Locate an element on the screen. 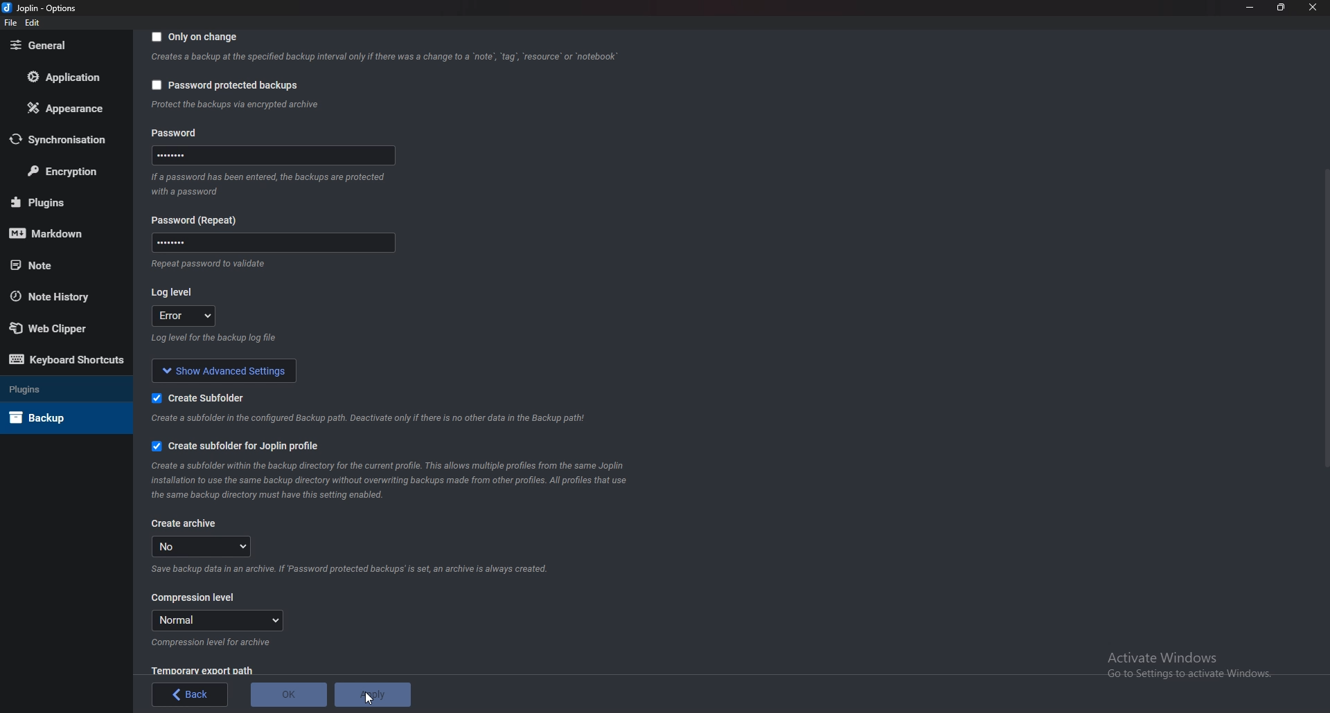 The image size is (1330, 713). no is located at coordinates (206, 546).